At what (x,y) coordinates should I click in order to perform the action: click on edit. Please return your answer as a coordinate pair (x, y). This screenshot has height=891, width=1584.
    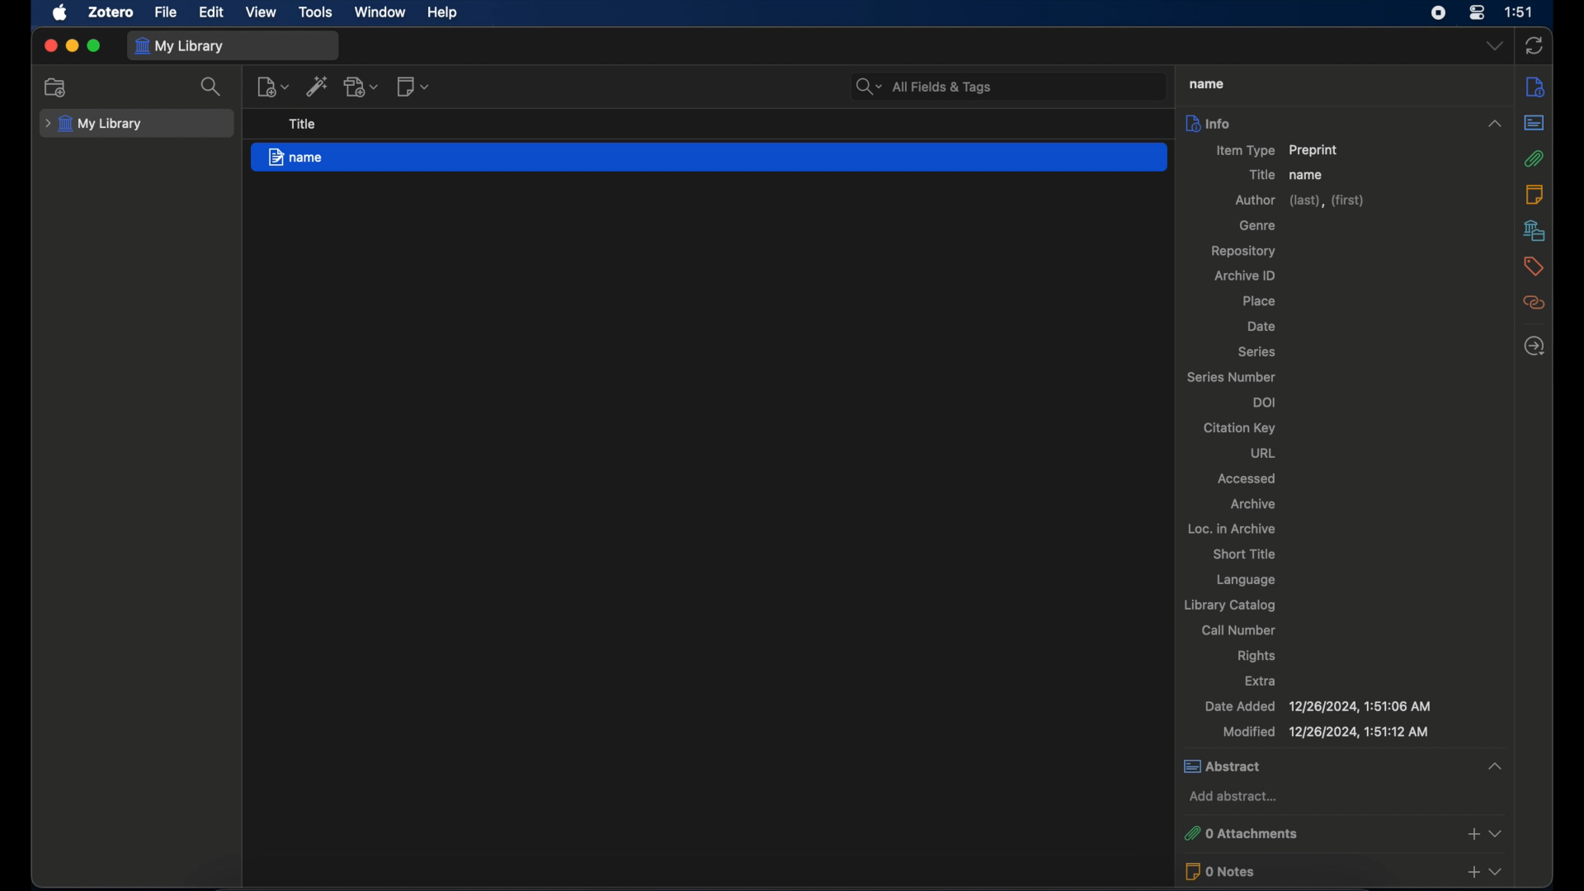
    Looking at the image, I should click on (213, 13).